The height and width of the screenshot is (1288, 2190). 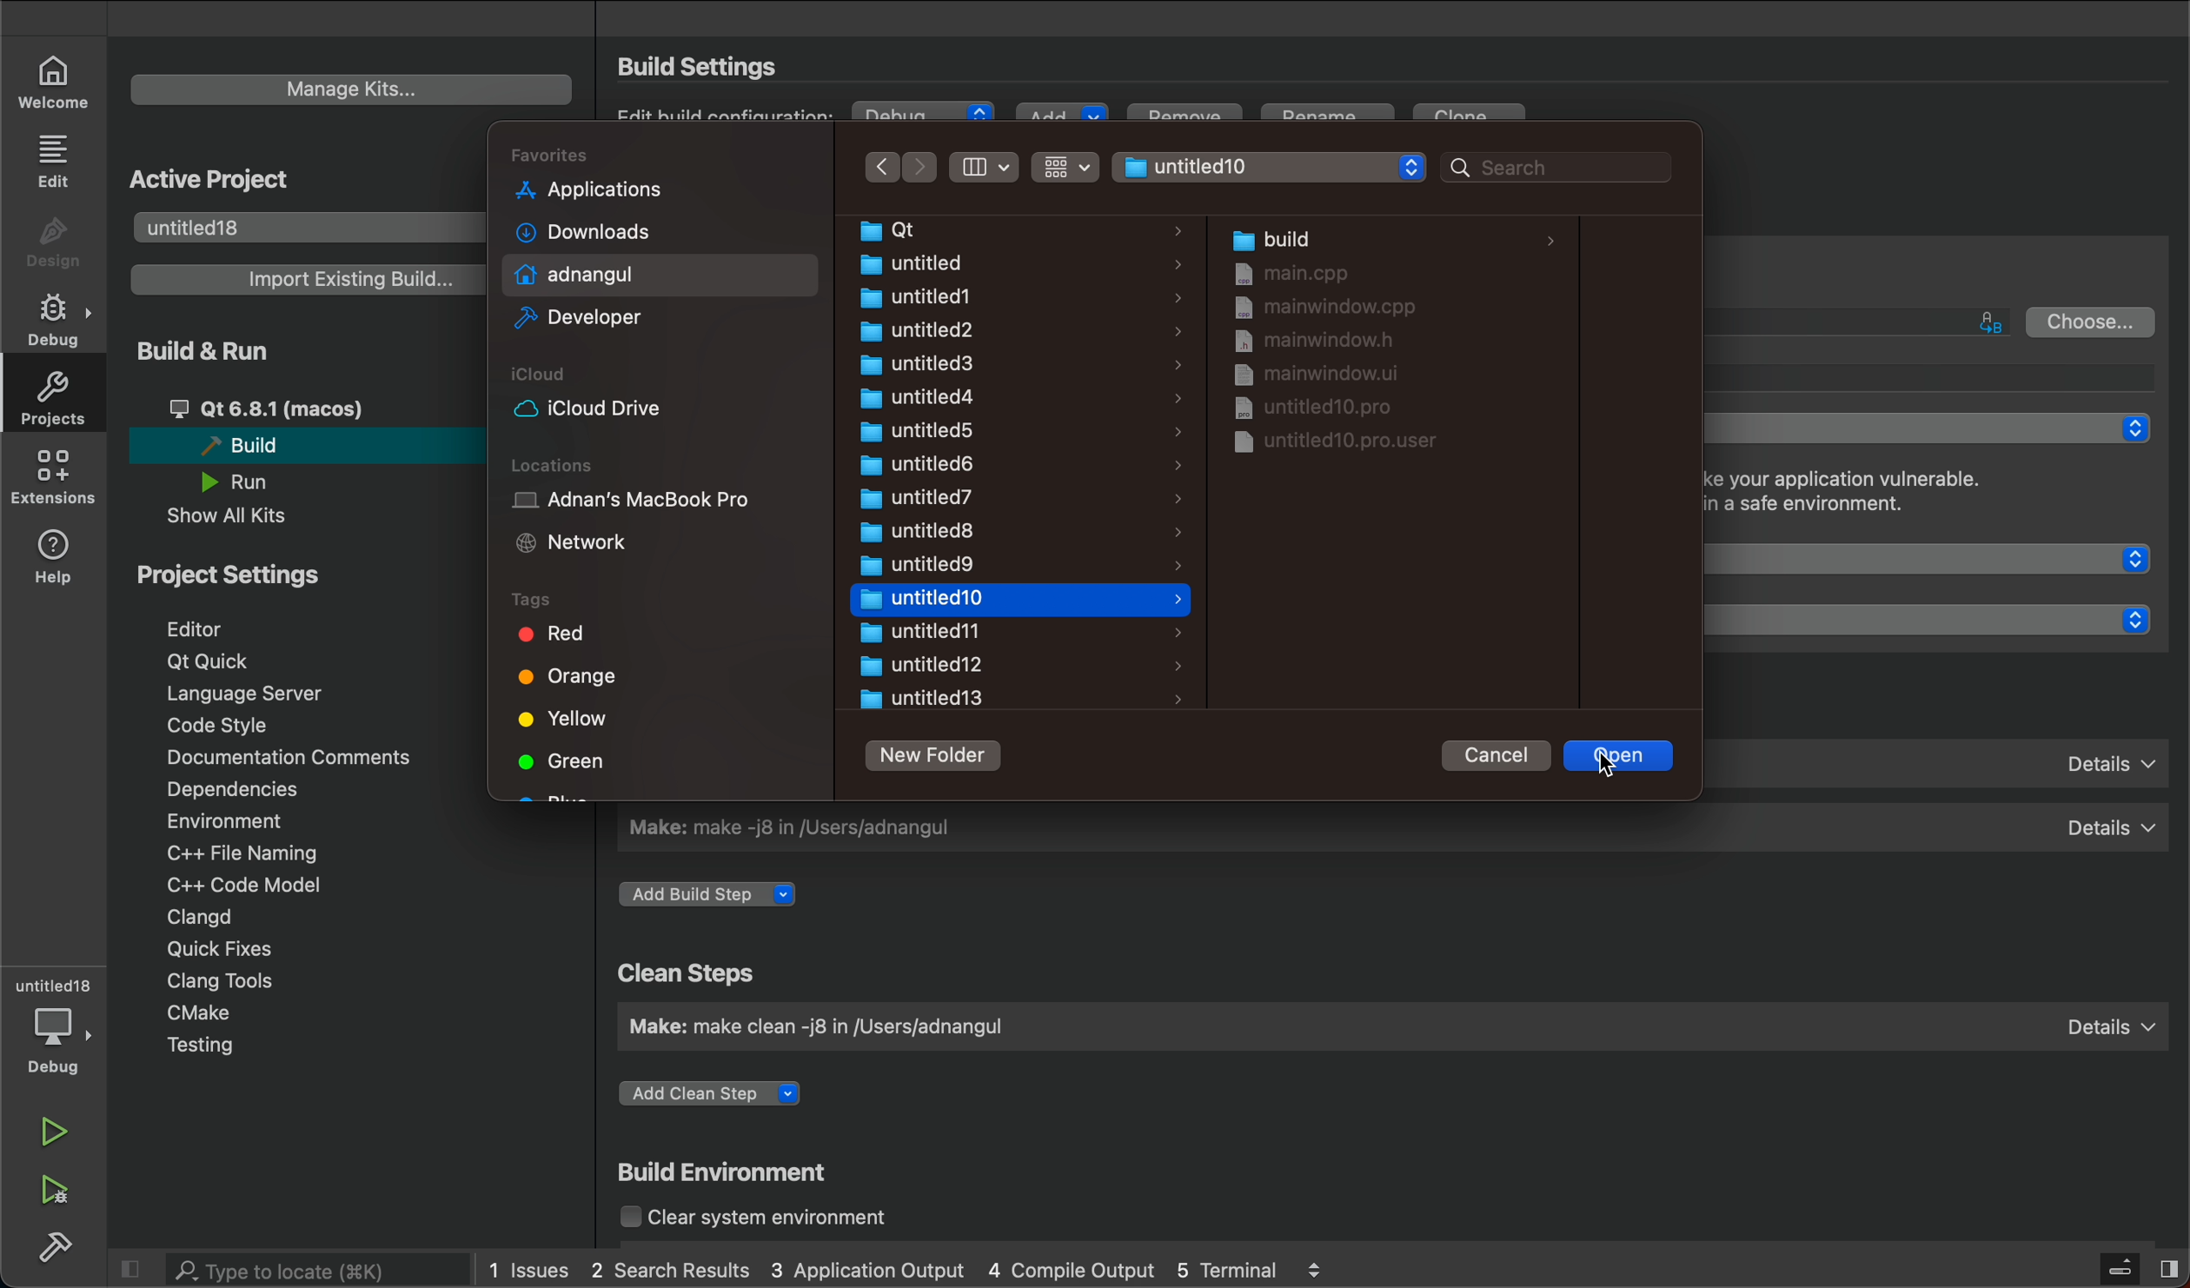 I want to click on environment, so click(x=229, y=823).